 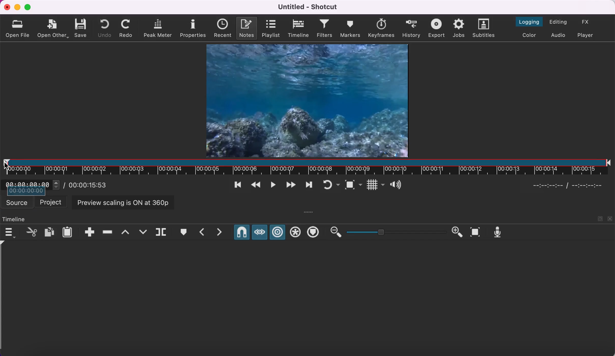 I want to click on play quickly forwards, so click(x=289, y=186).